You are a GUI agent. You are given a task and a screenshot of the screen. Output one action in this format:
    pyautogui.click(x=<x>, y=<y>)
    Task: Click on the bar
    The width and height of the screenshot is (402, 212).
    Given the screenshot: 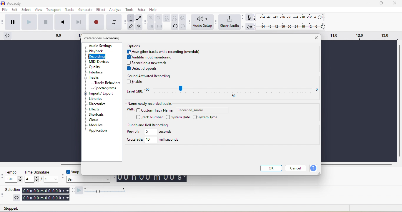 What is the action you would take?
    pyautogui.click(x=90, y=180)
    